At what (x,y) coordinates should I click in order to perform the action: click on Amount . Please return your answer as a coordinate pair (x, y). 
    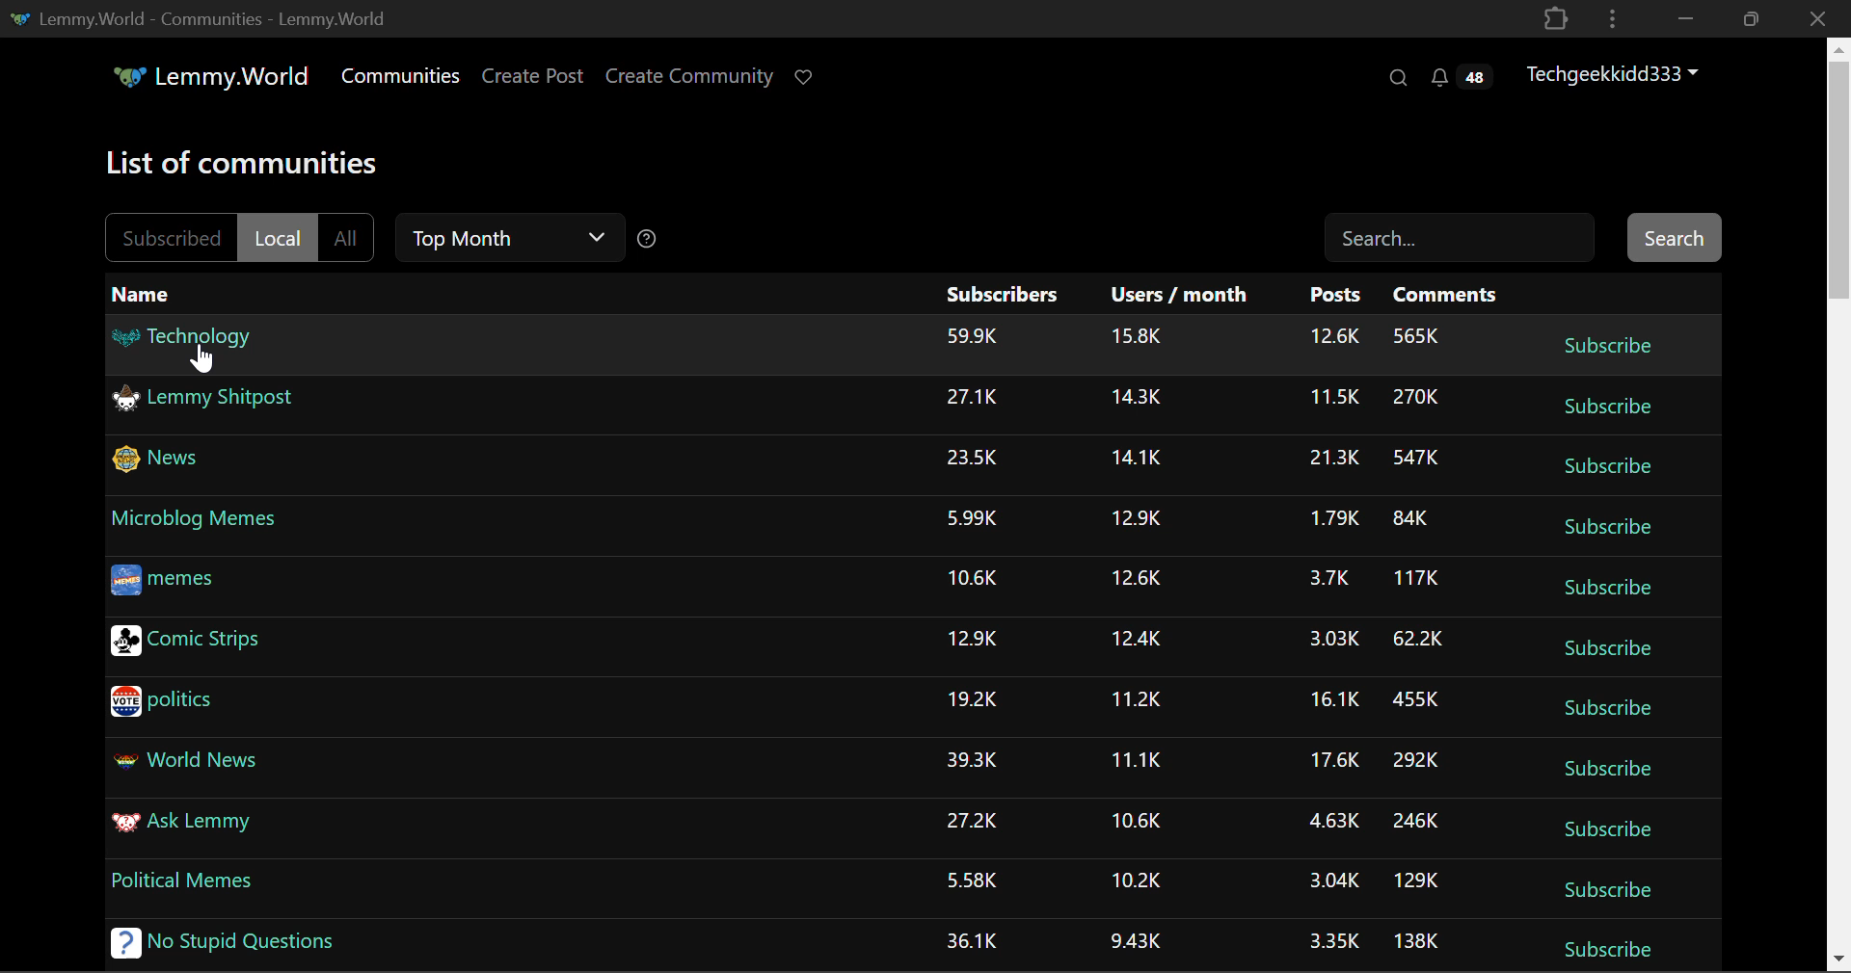
    Looking at the image, I should click on (973, 939).